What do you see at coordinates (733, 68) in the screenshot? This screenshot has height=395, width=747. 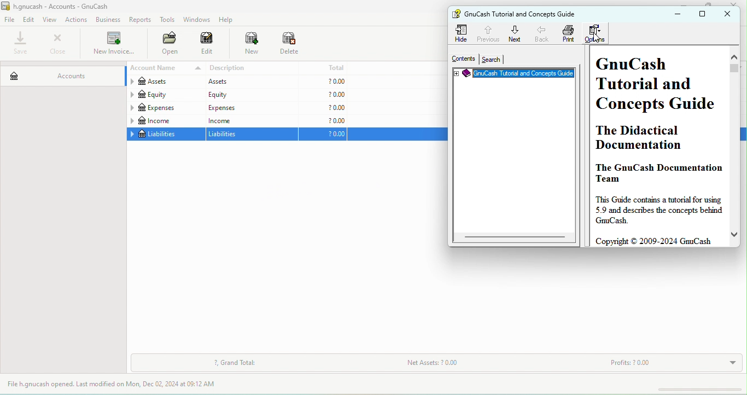 I see `vertical scroll bar` at bounding box center [733, 68].